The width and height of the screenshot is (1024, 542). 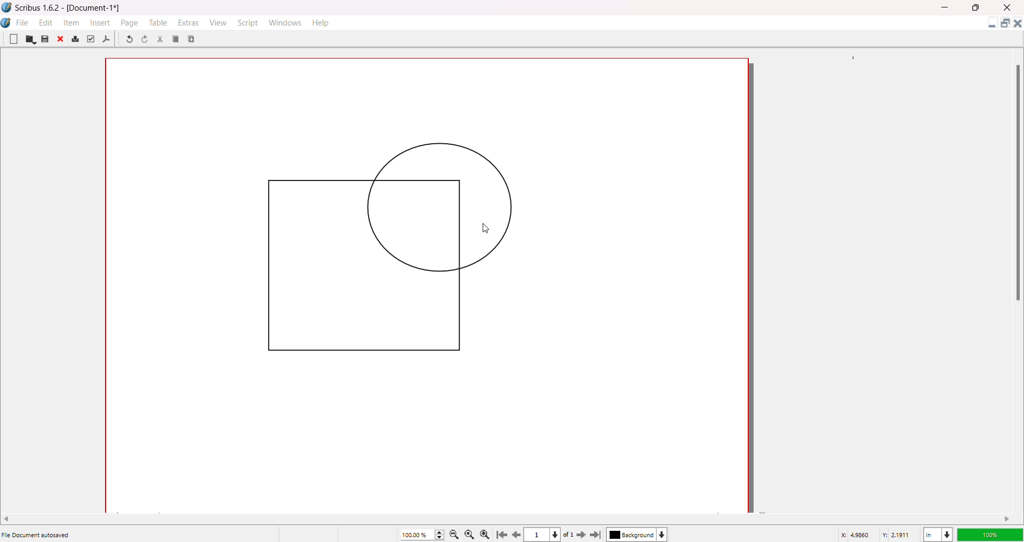 I want to click on Redo, so click(x=147, y=40).